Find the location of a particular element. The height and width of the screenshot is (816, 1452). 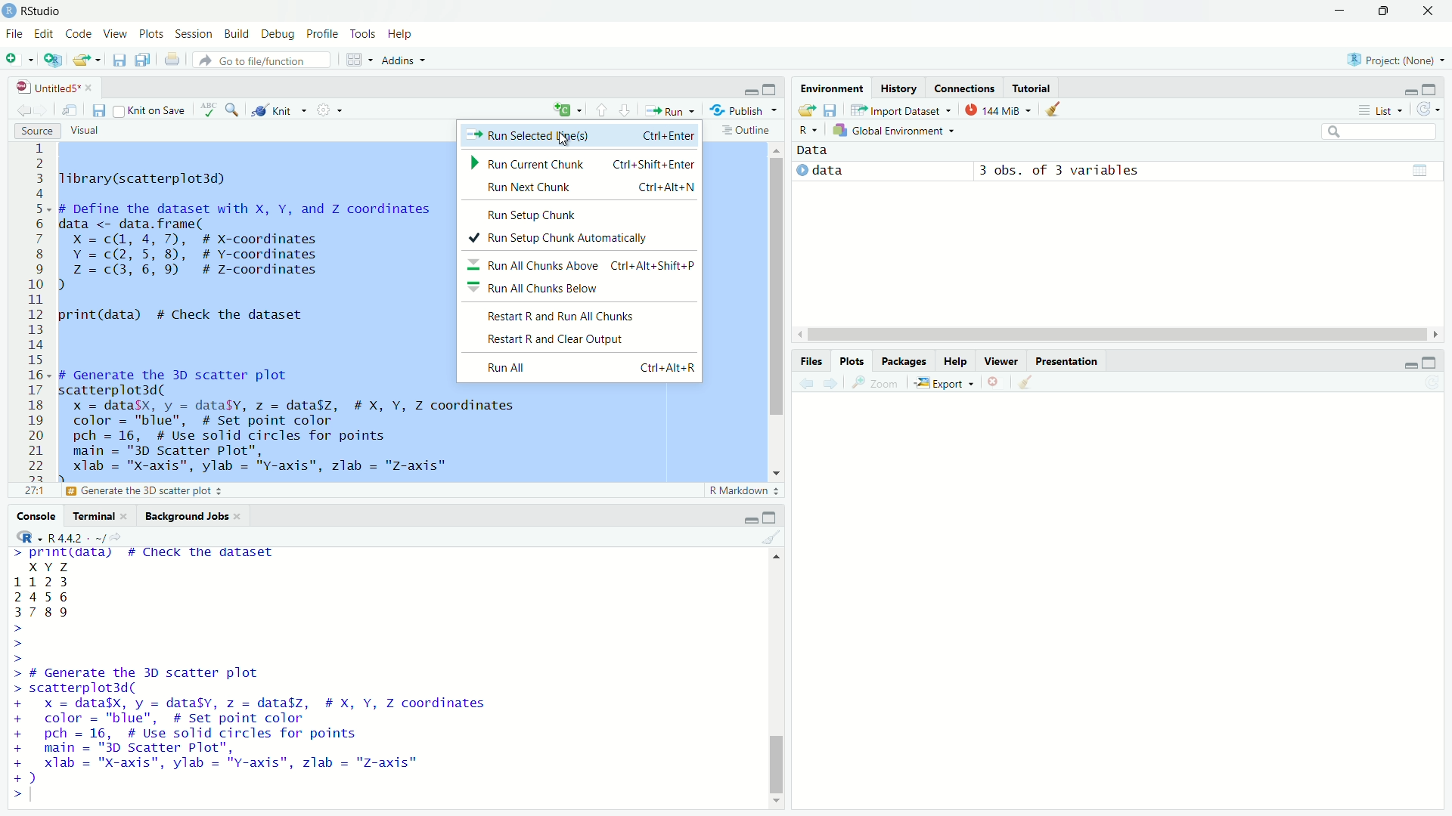

1123 is located at coordinates (44, 580).